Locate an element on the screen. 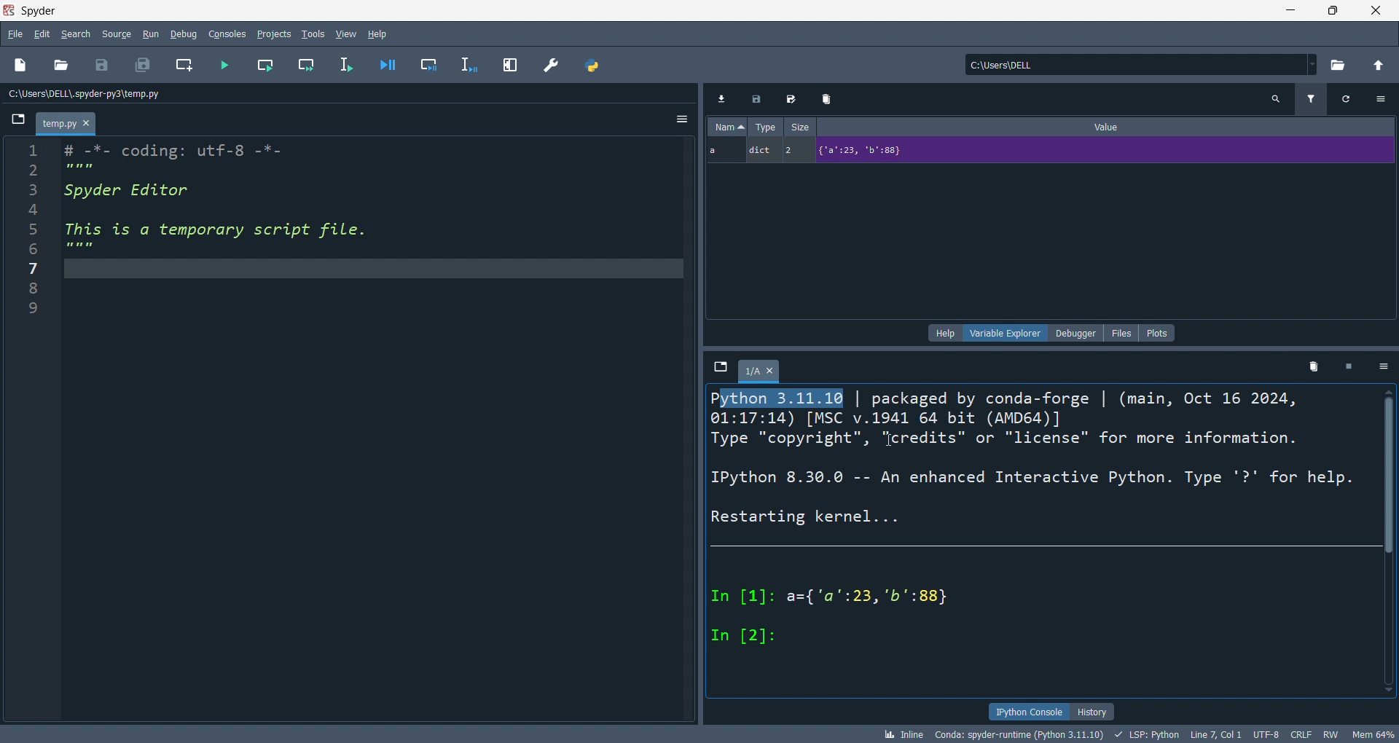  debugger is located at coordinates (1075, 333).